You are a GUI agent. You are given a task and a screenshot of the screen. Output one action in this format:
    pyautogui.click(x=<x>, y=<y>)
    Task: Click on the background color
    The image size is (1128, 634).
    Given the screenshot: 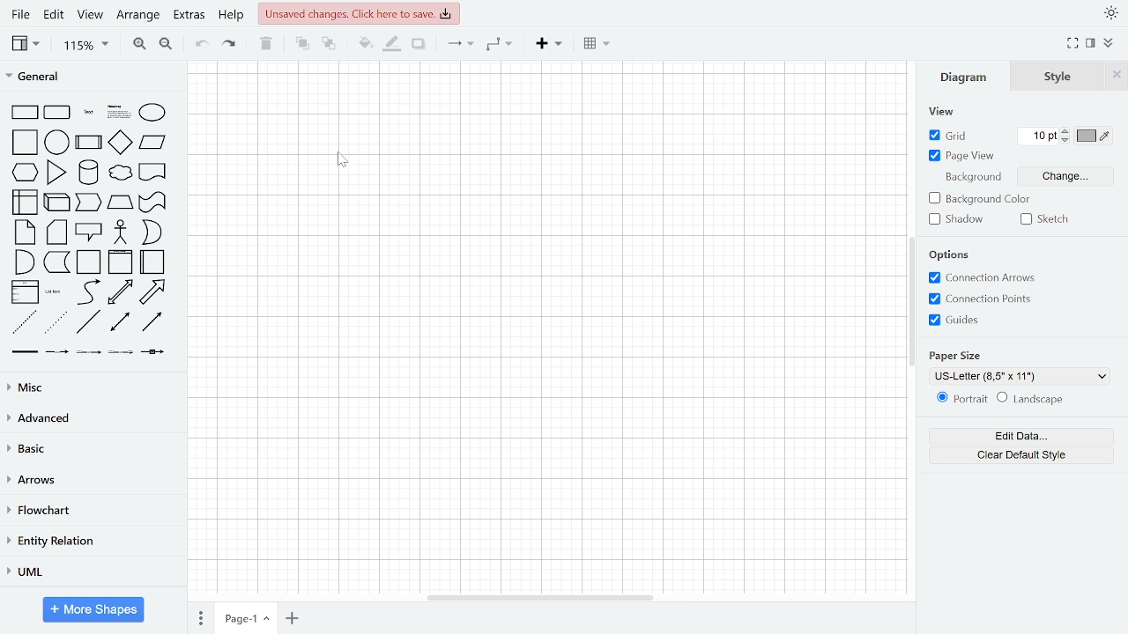 What is the action you would take?
    pyautogui.click(x=980, y=199)
    